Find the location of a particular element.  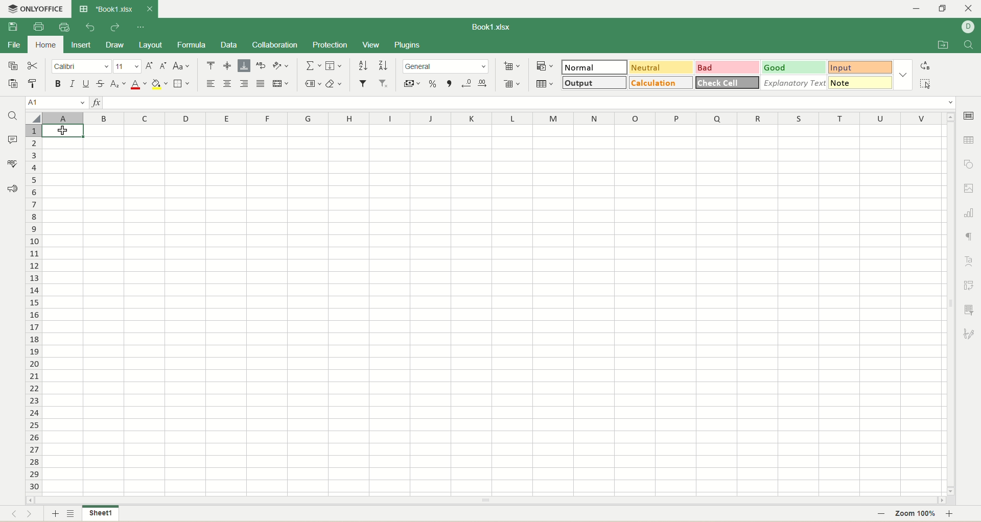

decrease size is located at coordinates (165, 66).